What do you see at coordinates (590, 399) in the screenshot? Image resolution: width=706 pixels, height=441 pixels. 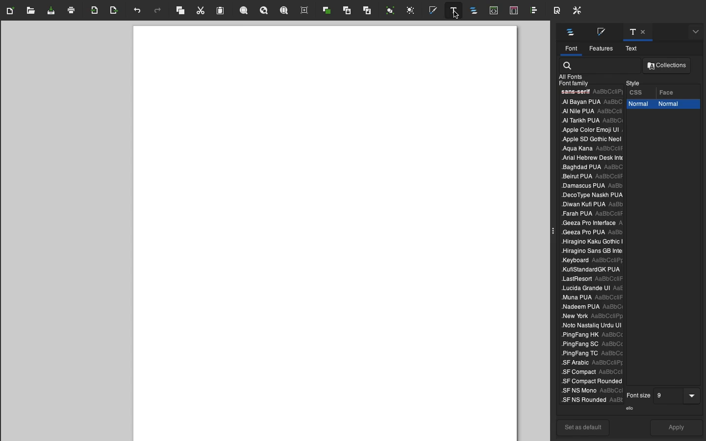 I see `.Sf NS Rounded` at bounding box center [590, 399].